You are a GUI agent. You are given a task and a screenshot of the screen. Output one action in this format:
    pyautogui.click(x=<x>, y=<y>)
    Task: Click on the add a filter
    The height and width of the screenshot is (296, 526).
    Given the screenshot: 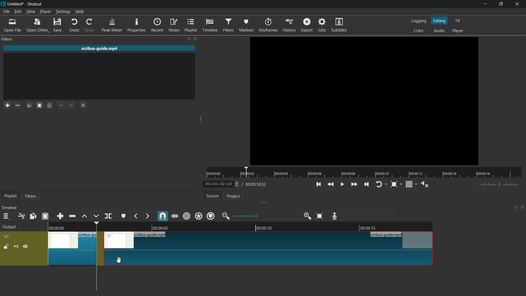 What is the action you would take?
    pyautogui.click(x=7, y=105)
    